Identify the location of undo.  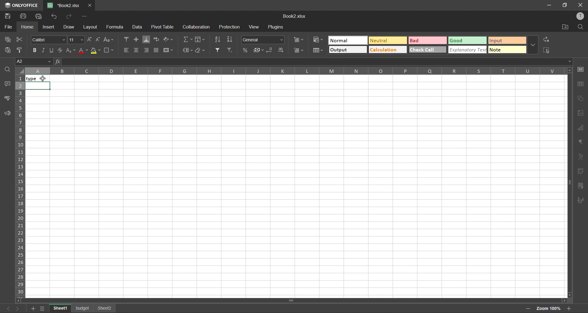
(56, 17).